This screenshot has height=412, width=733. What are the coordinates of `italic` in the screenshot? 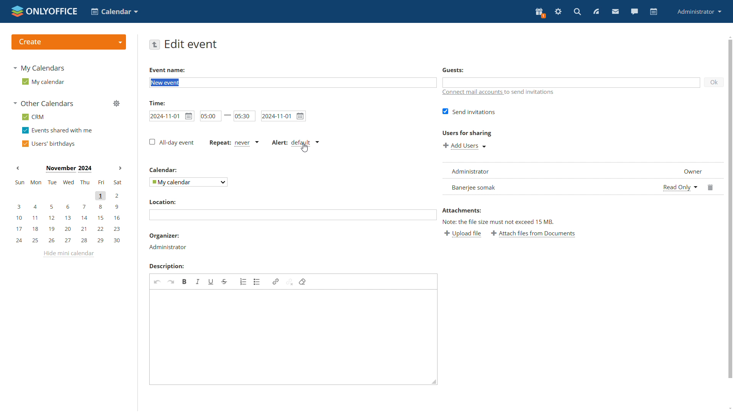 It's located at (198, 282).